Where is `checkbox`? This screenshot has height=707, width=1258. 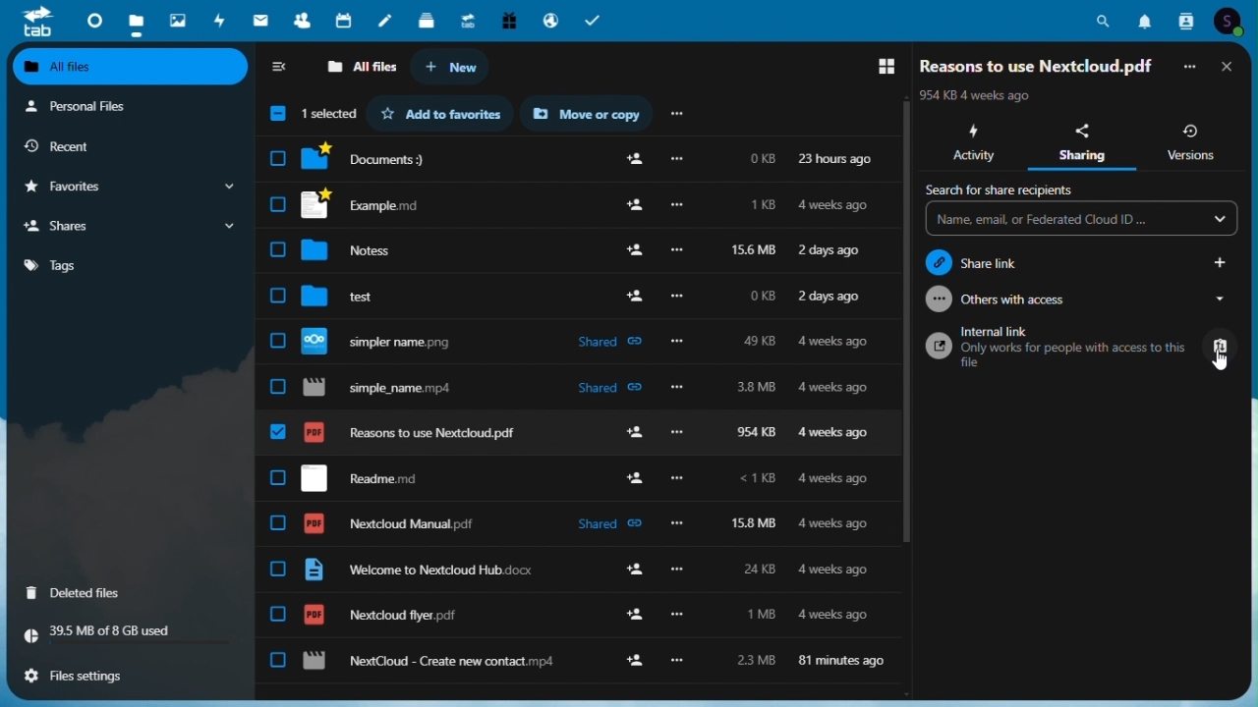 checkbox is located at coordinates (278, 615).